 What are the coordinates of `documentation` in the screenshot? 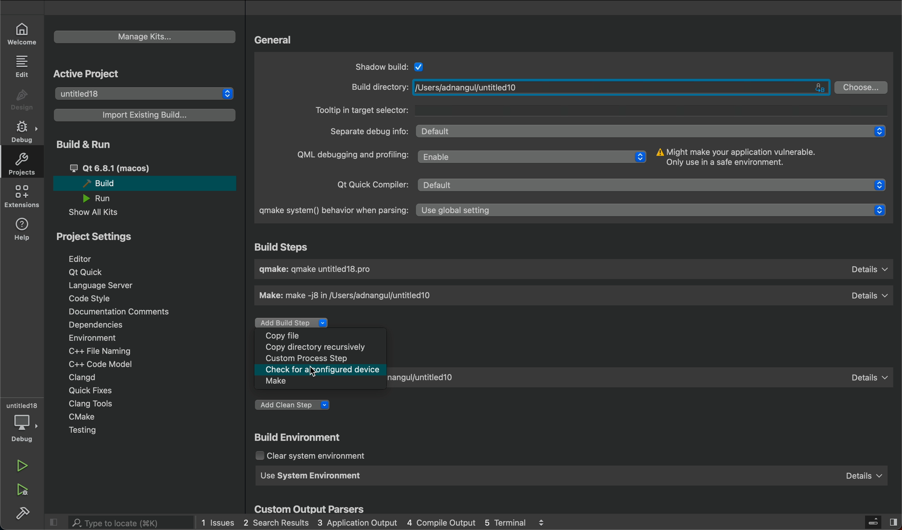 It's located at (126, 311).